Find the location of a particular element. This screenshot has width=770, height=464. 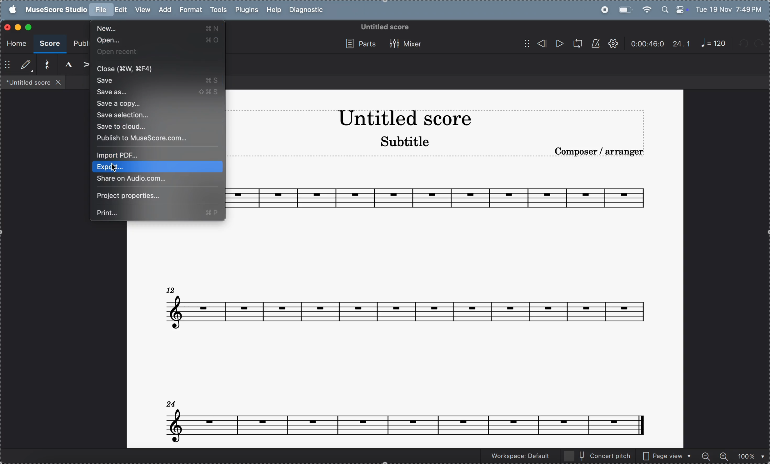

edit is located at coordinates (121, 10).